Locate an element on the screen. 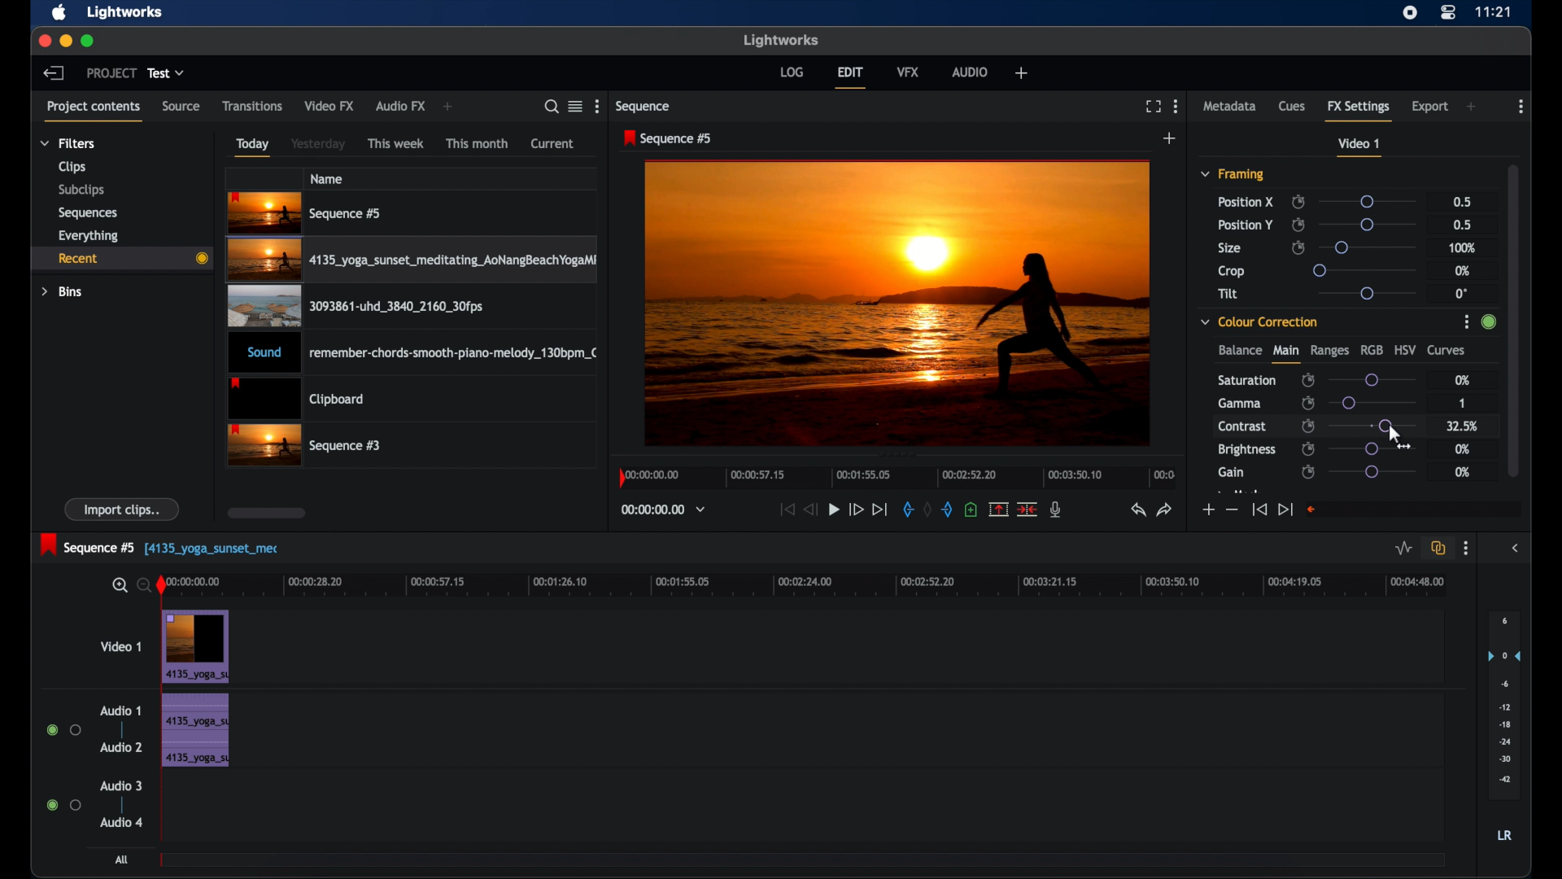 The height and width of the screenshot is (879, 1562). 0% is located at coordinates (1463, 472).